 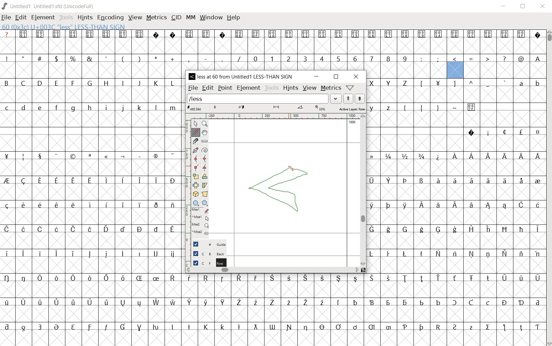 I want to click on restore down, so click(x=336, y=77).